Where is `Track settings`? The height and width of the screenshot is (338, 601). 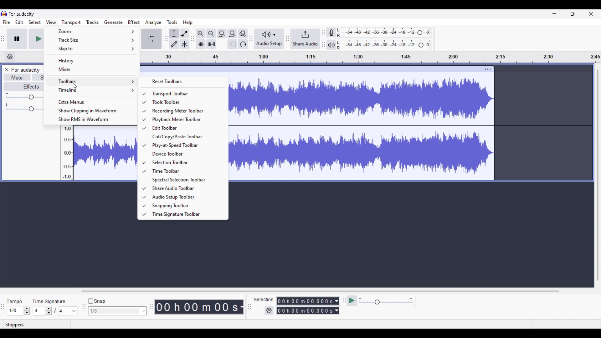 Track settings is located at coordinates (488, 69).